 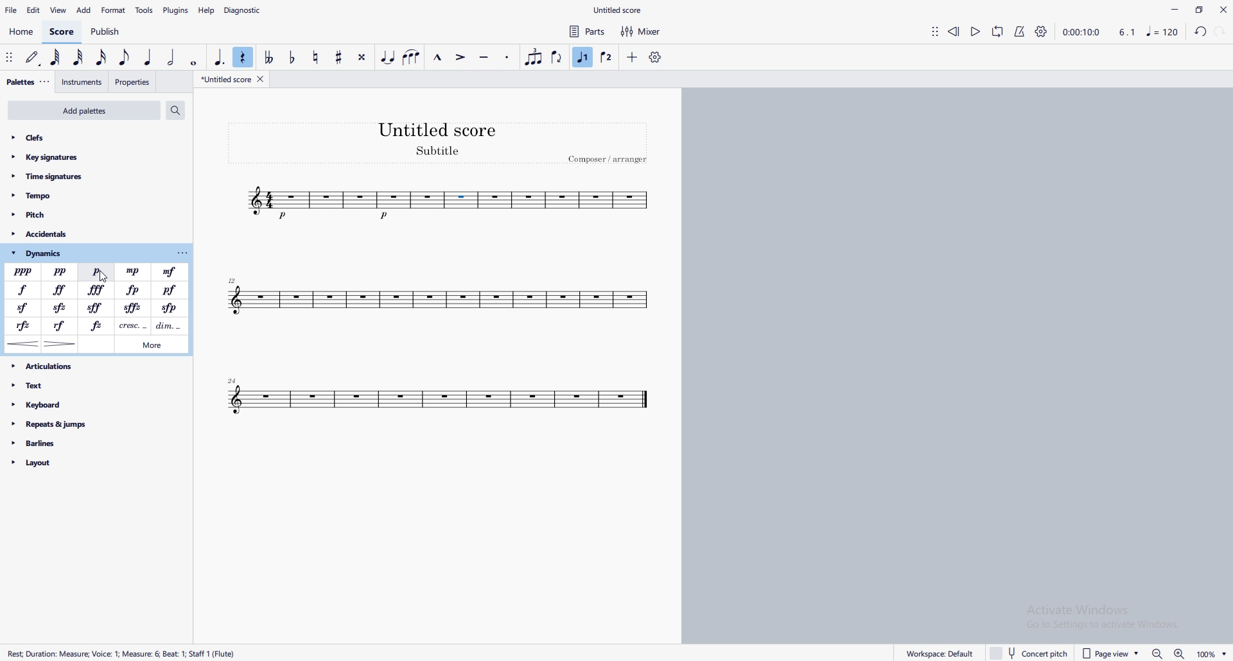 What do you see at coordinates (99, 252) in the screenshot?
I see `dynamics` at bounding box center [99, 252].